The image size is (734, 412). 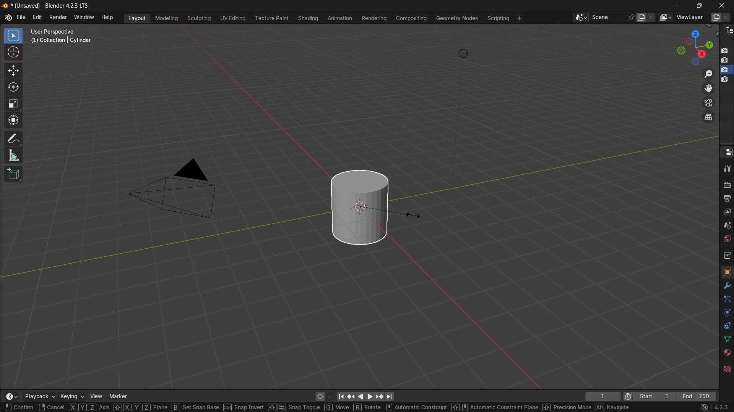 I want to click on use R for rotate, so click(x=368, y=407).